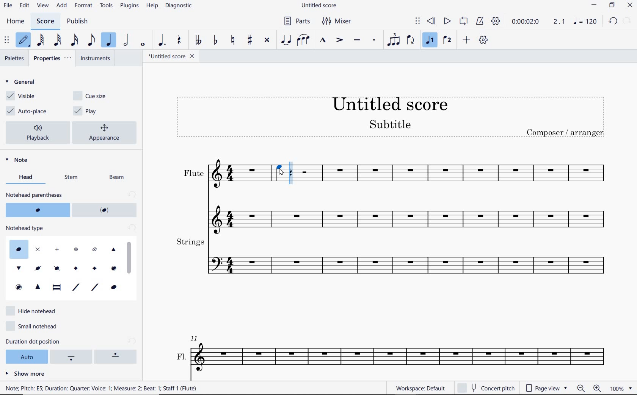 This screenshot has height=395, width=637. I want to click on HIDE NOTEHEAD, so click(32, 311).